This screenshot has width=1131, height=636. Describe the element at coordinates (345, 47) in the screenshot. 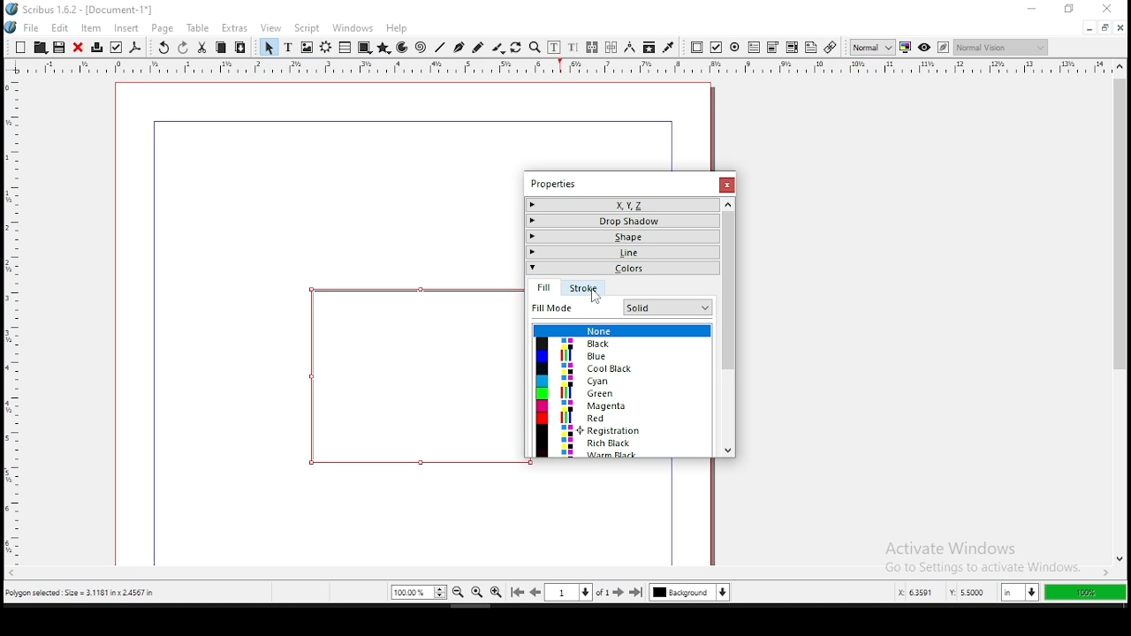

I see `table` at that location.